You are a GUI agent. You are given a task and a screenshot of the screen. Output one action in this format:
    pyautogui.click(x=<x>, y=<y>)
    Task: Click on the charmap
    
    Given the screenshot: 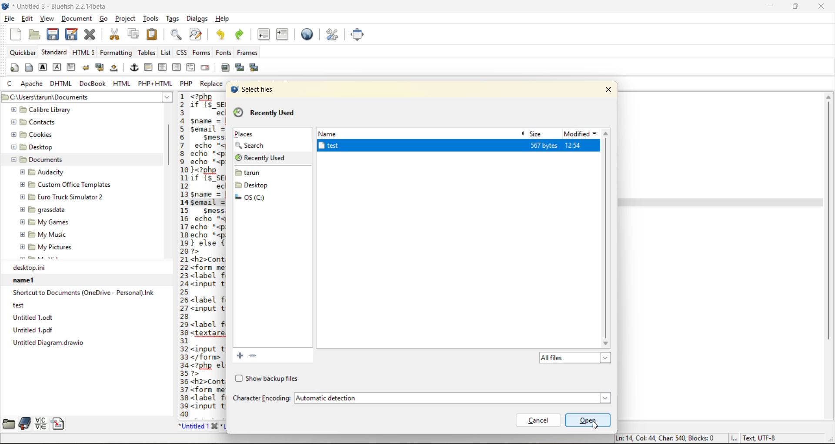 What is the action you would take?
    pyautogui.click(x=42, y=424)
    